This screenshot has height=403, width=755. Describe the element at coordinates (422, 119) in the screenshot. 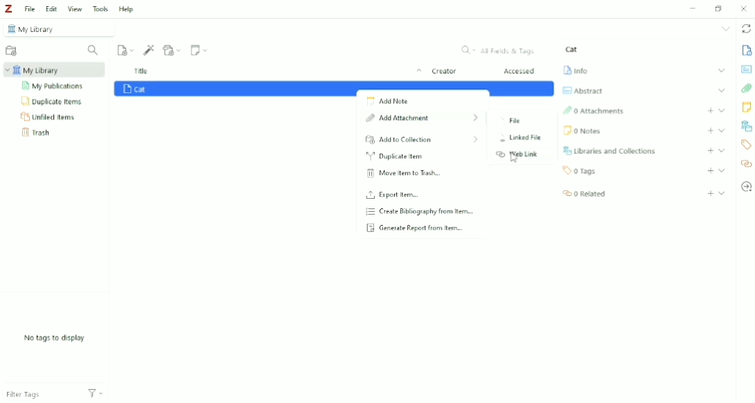

I see `Add Attachment` at that location.